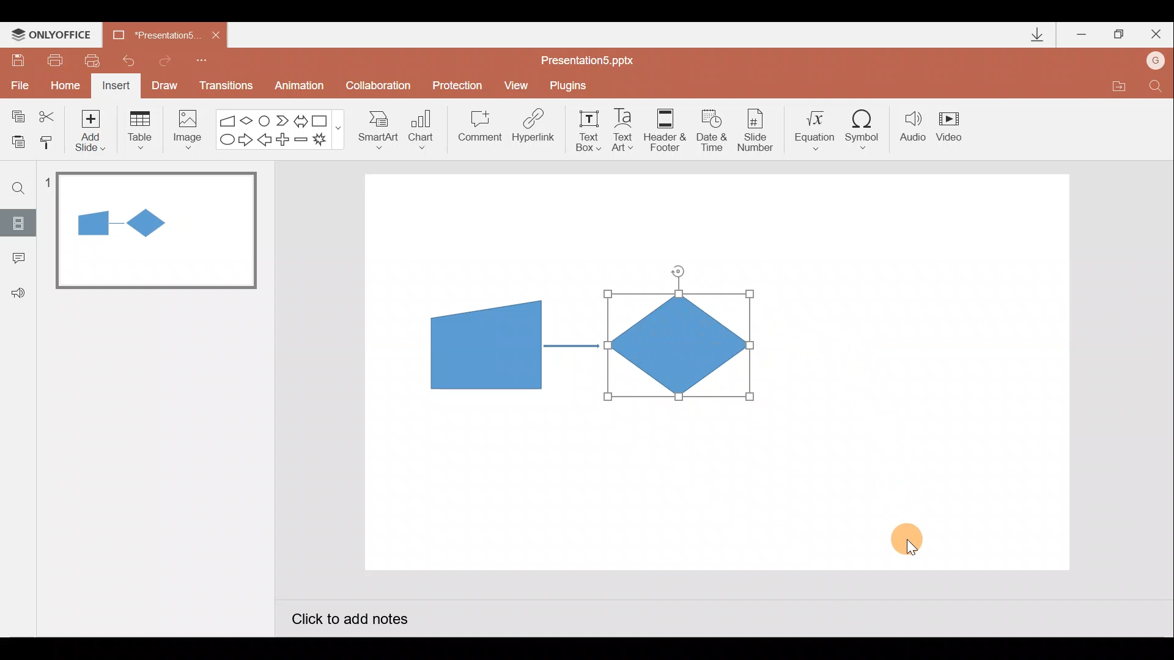 This screenshot has width=1174, height=660. What do you see at coordinates (17, 58) in the screenshot?
I see `Save` at bounding box center [17, 58].